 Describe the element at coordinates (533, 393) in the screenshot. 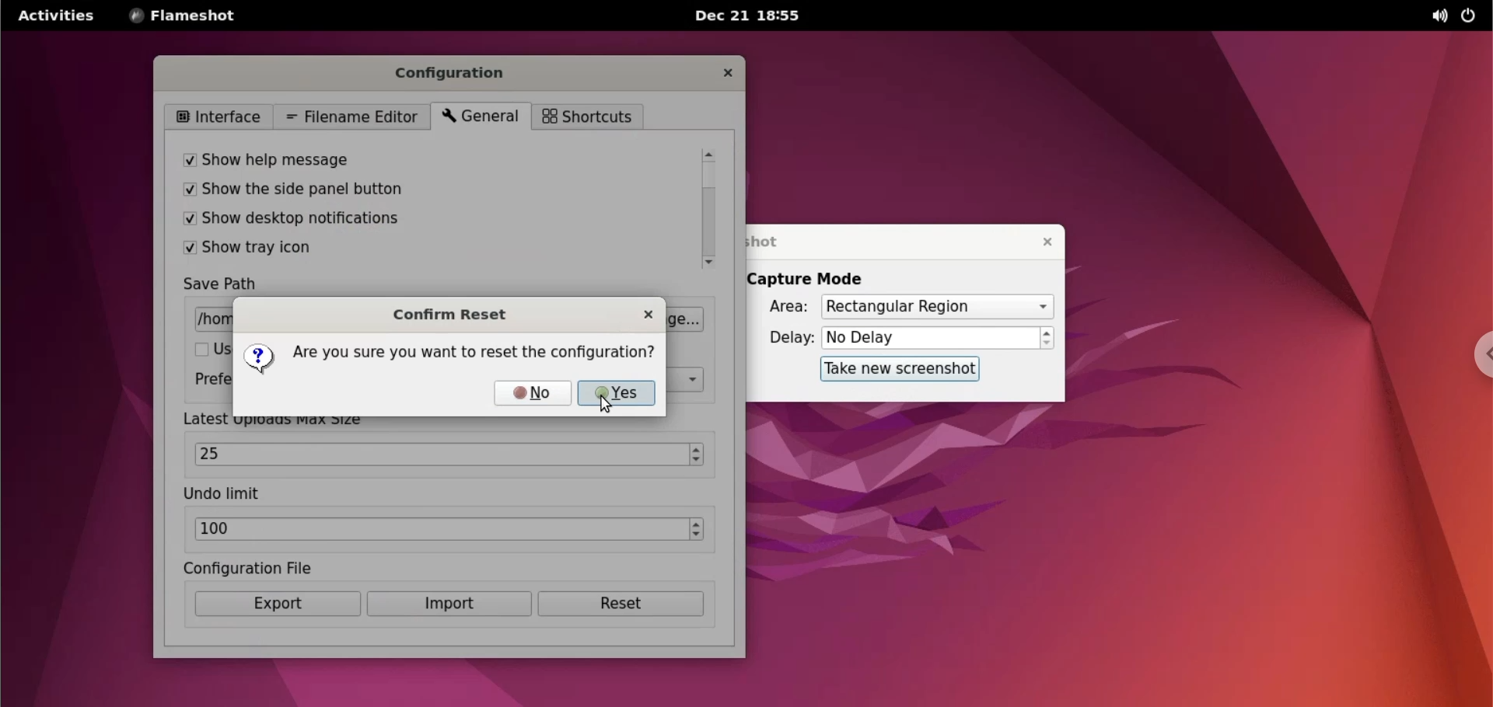

I see `no` at that location.